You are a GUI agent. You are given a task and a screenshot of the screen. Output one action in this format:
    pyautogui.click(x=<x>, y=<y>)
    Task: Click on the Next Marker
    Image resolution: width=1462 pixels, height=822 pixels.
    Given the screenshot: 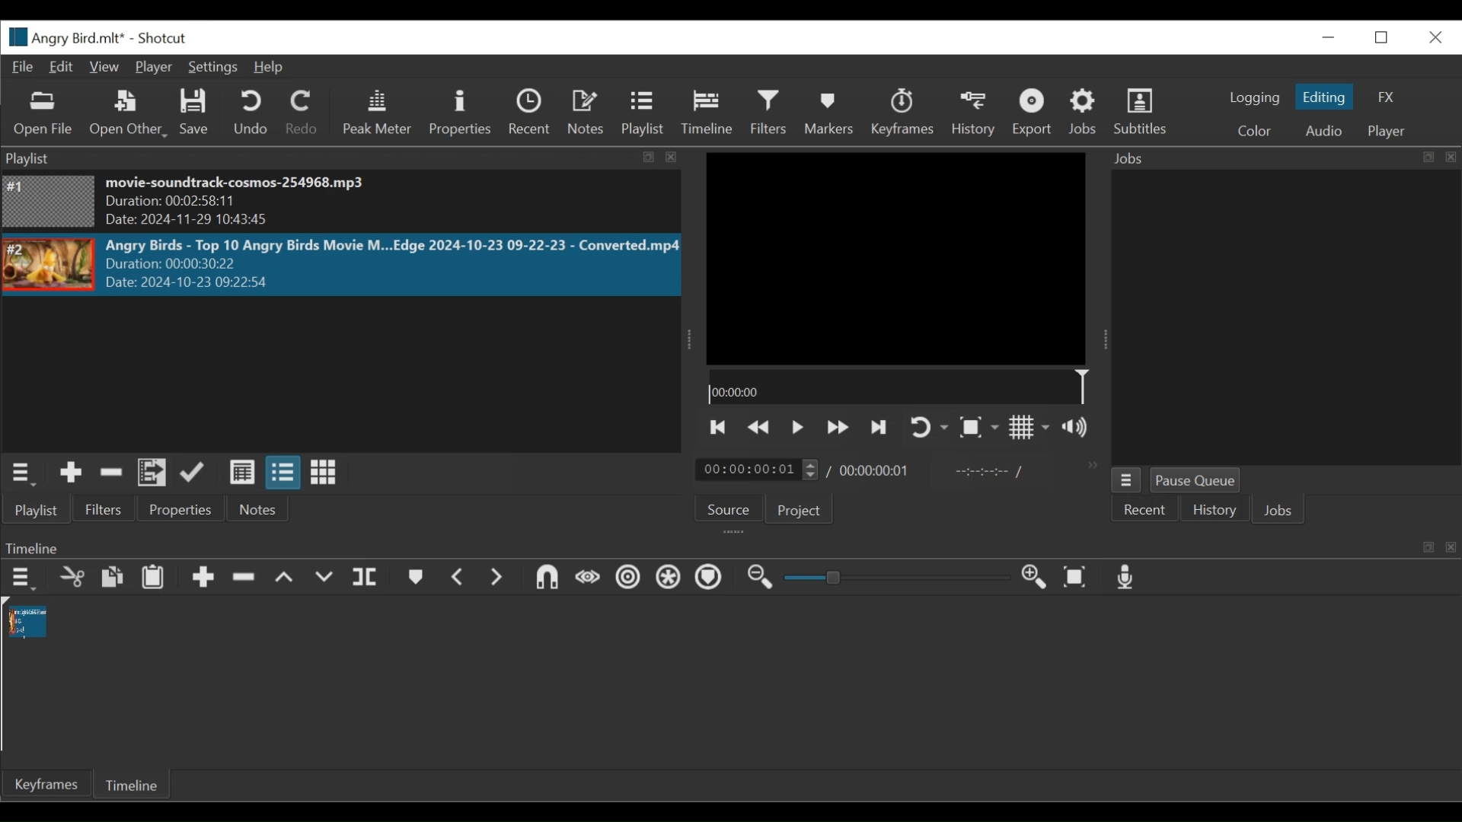 What is the action you would take?
    pyautogui.click(x=494, y=578)
    